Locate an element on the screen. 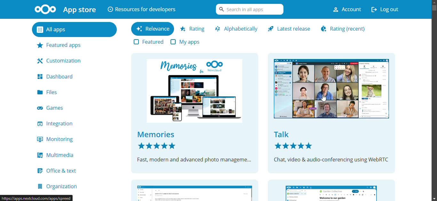  app interface is located at coordinates (195, 113).